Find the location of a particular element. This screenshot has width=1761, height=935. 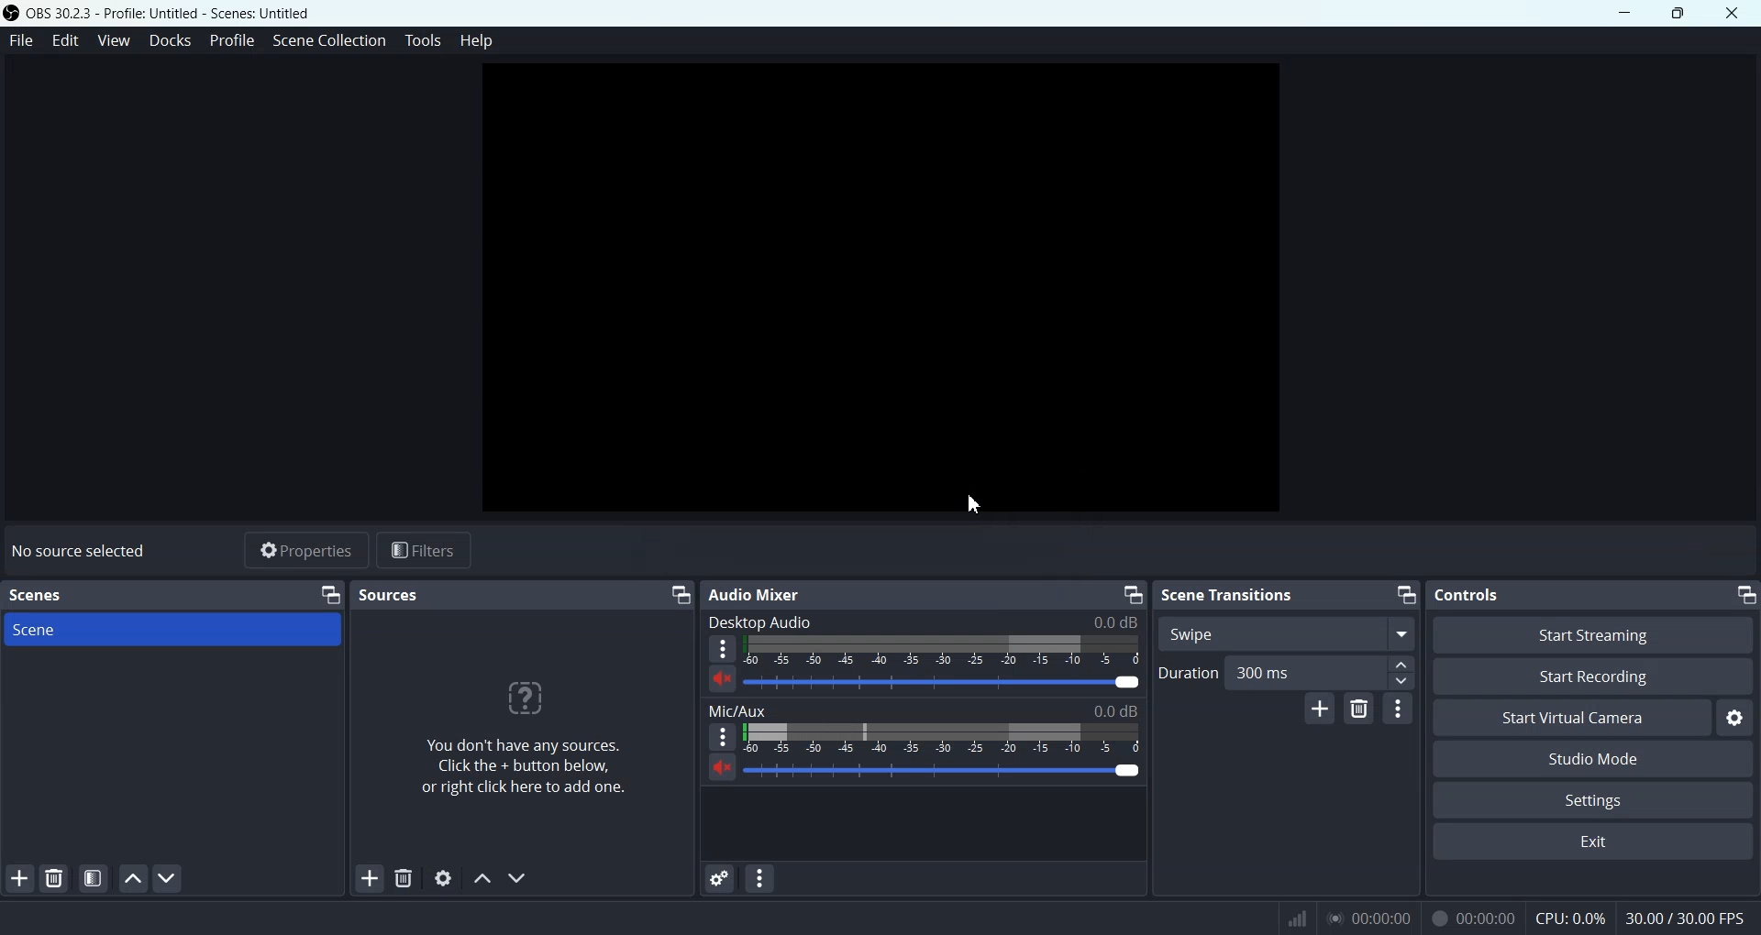

Start Streaming is located at coordinates (1590, 635).